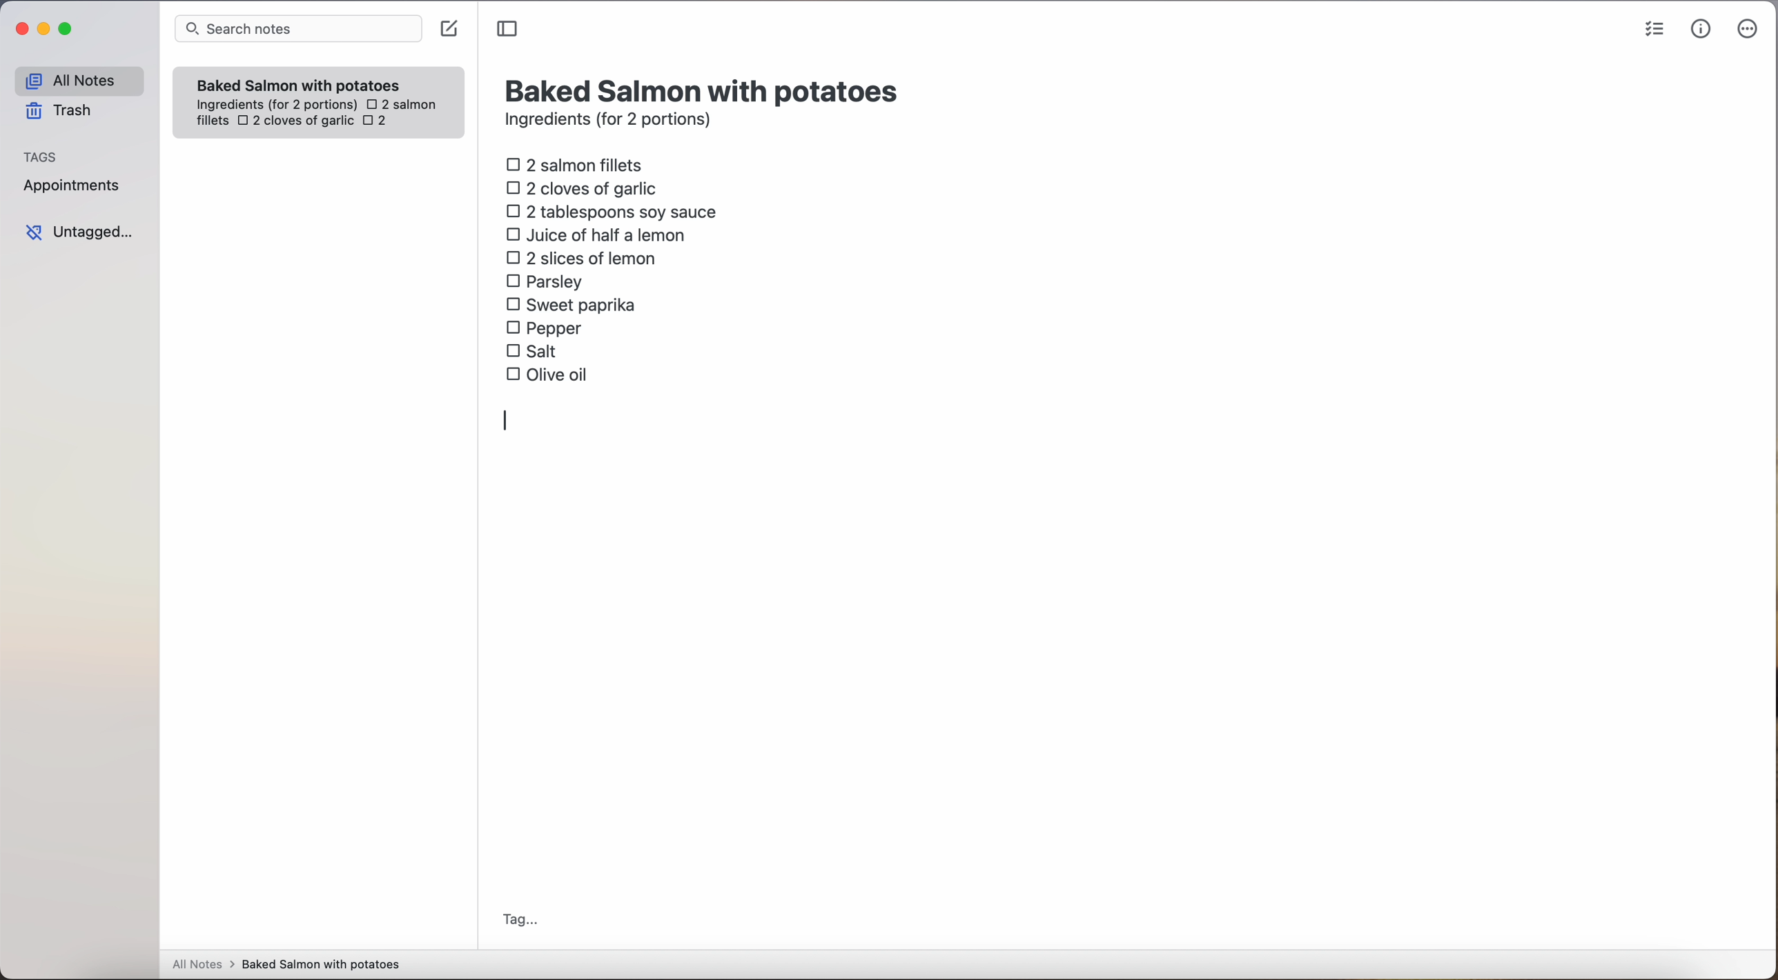 The height and width of the screenshot is (980, 1778). Describe the element at coordinates (582, 258) in the screenshot. I see `2 slices of lemon` at that location.